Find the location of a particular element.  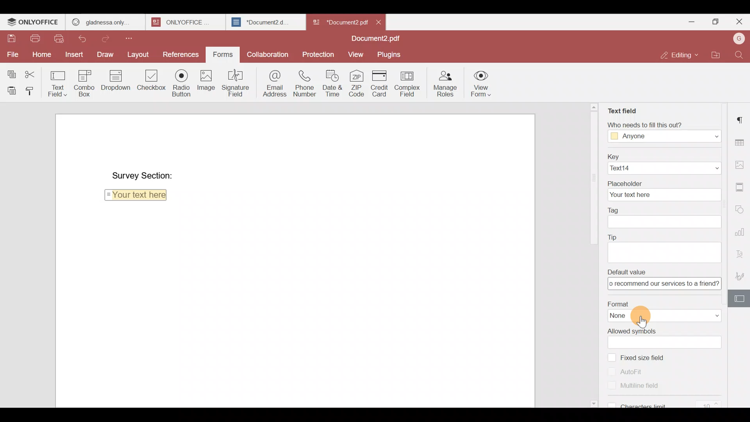

Redo is located at coordinates (108, 38).